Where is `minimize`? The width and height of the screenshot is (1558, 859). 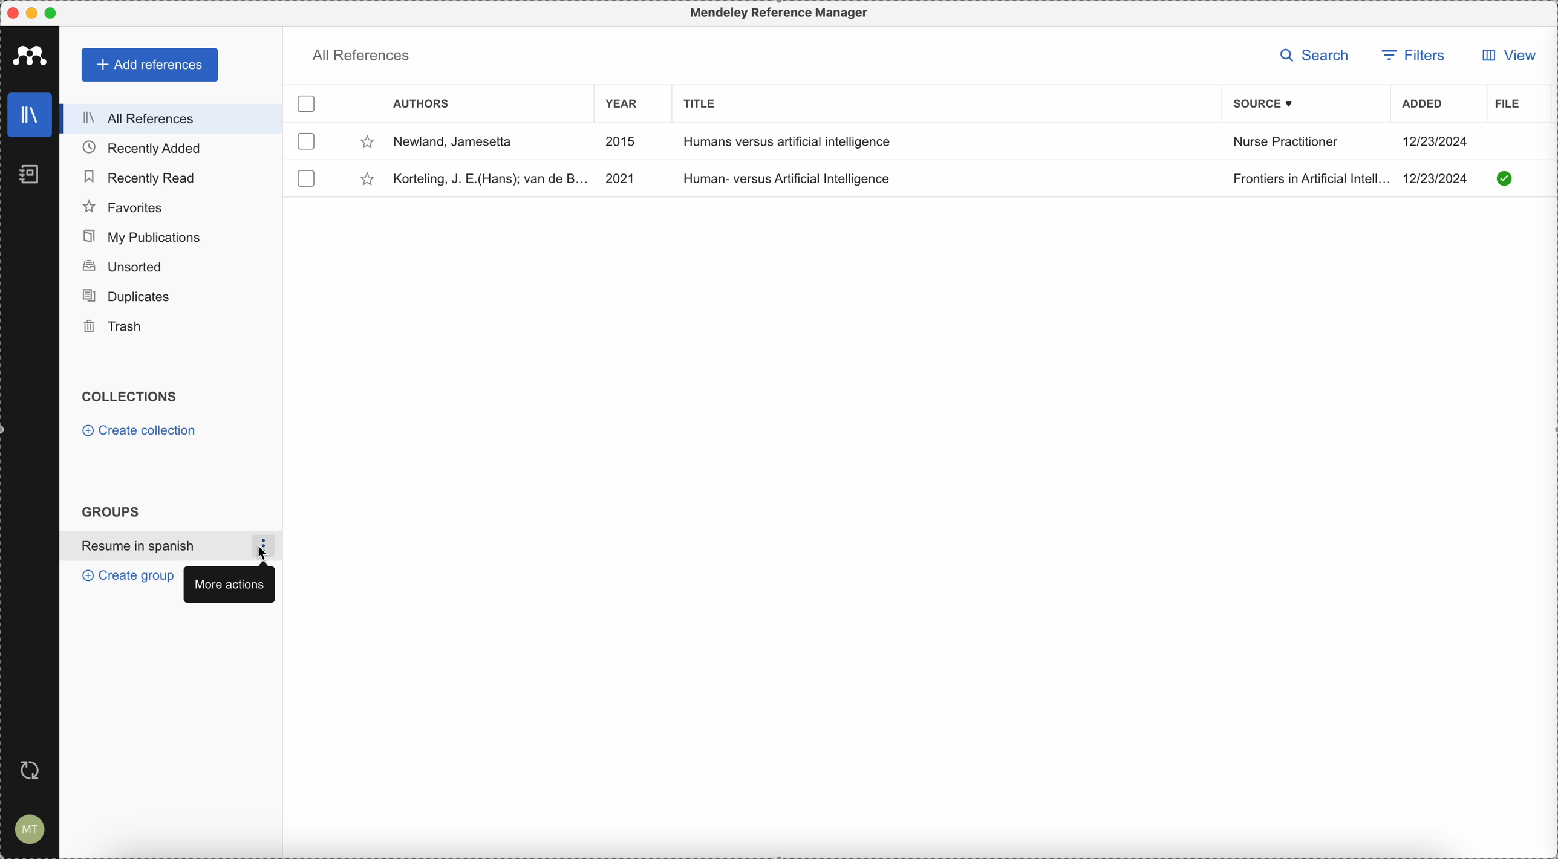 minimize is located at coordinates (32, 13).